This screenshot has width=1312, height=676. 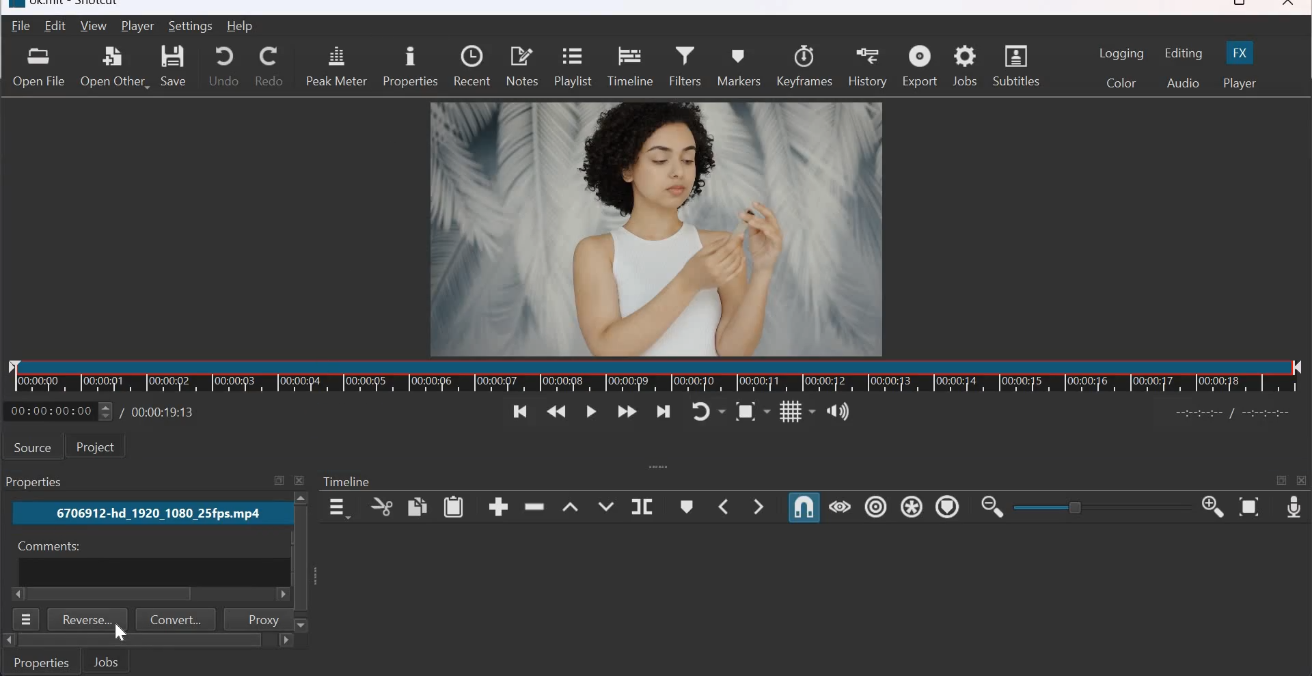 What do you see at coordinates (301, 480) in the screenshot?
I see `close` at bounding box center [301, 480].